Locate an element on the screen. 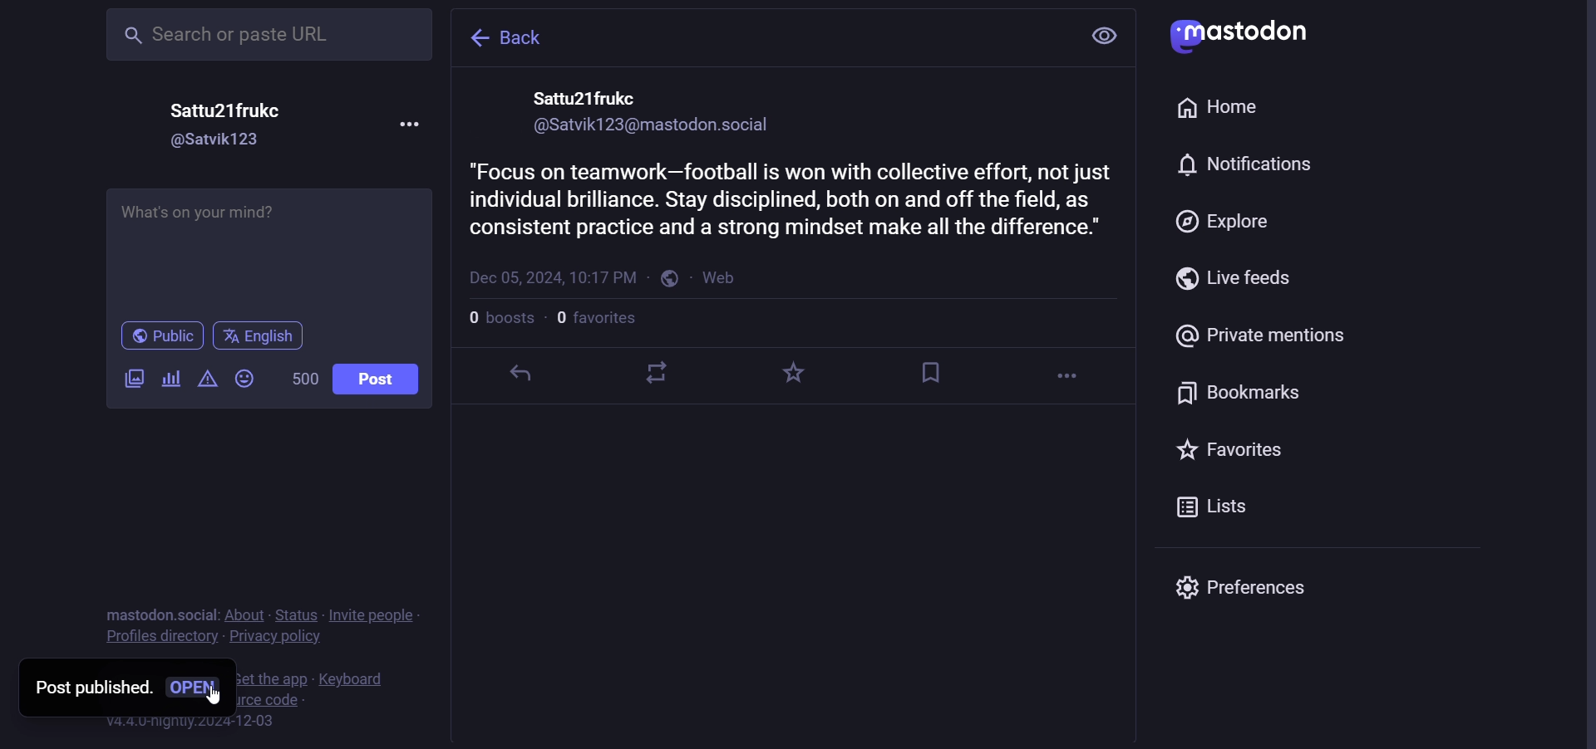  live feeds is located at coordinates (1234, 278).